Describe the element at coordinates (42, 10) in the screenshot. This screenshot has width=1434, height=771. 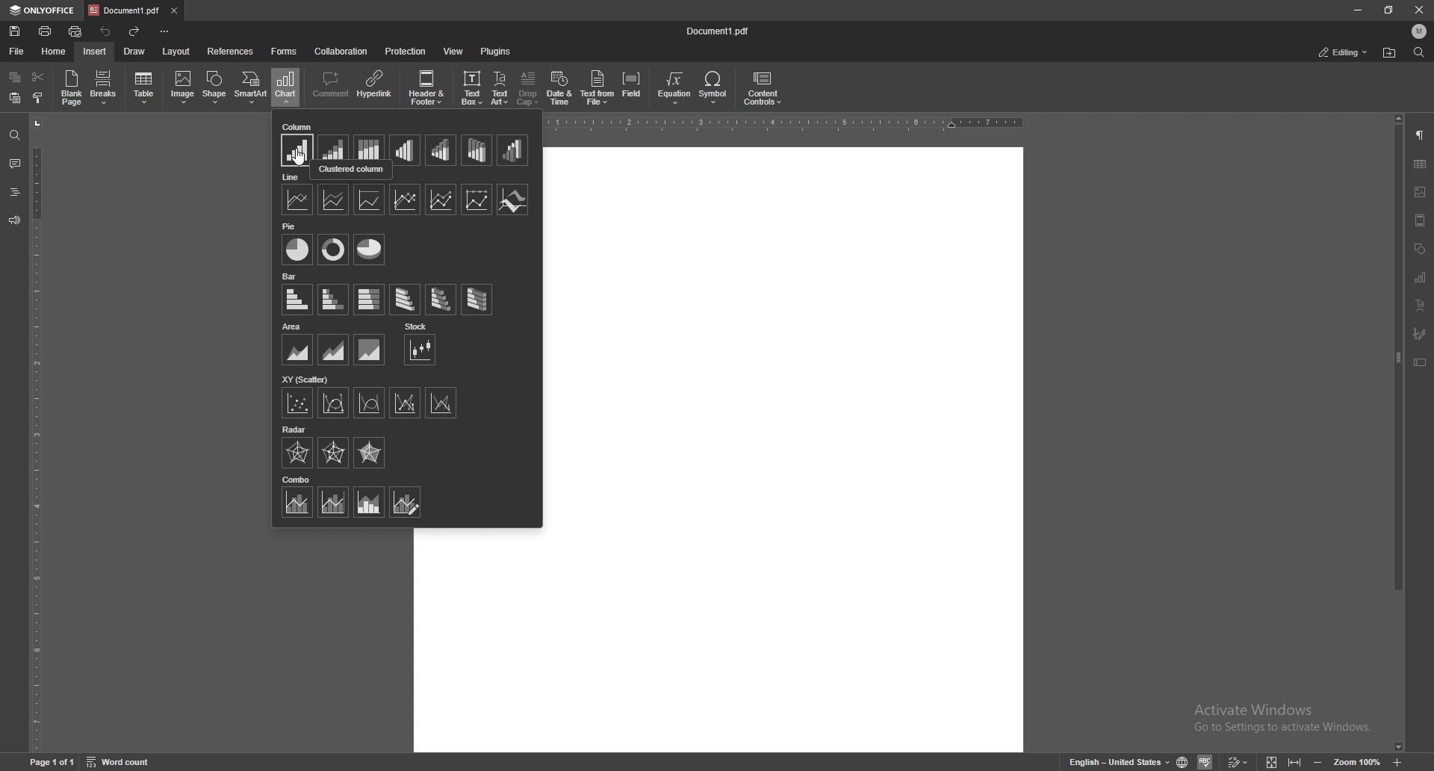
I see `onlyoffice` at that location.